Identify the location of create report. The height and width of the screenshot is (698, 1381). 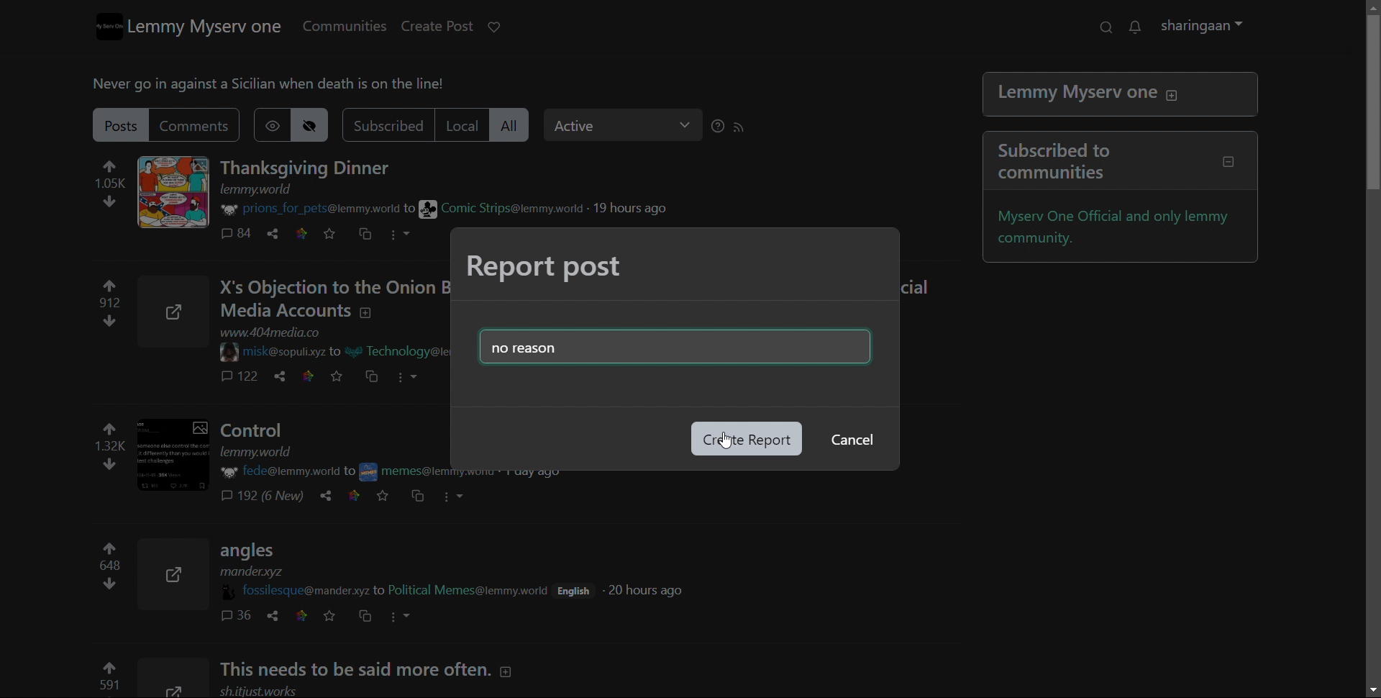
(746, 439).